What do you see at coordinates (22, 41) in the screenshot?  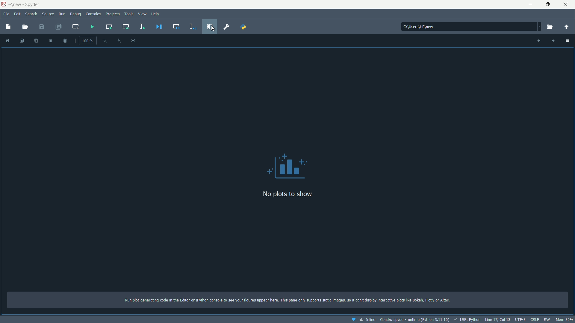 I see `save all plots` at bounding box center [22, 41].